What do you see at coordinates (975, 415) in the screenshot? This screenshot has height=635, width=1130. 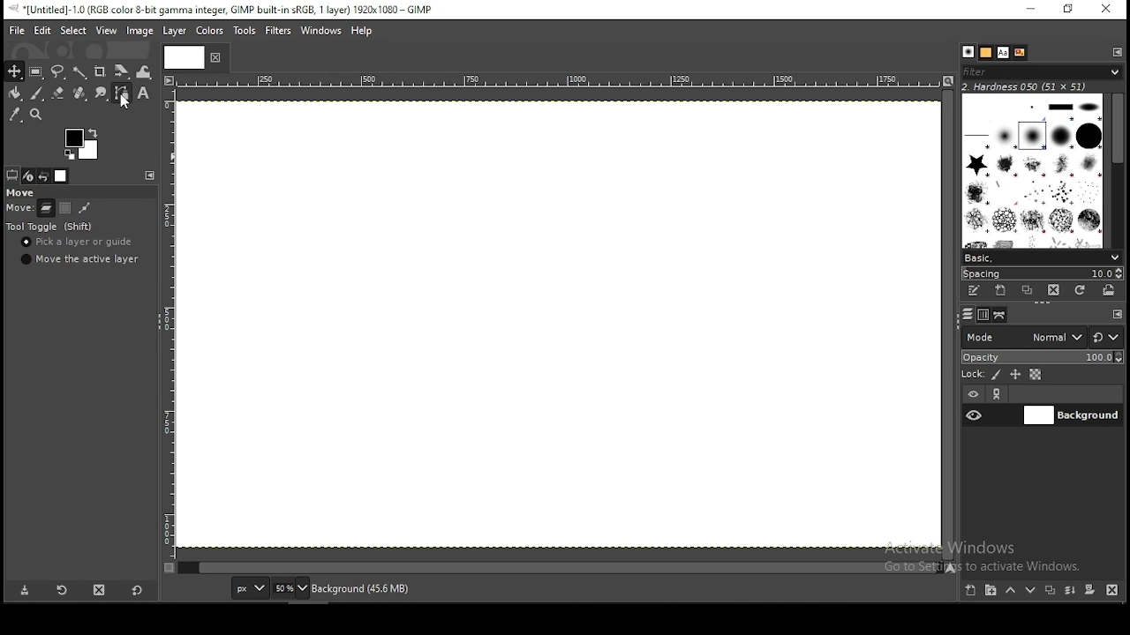 I see `layer visibility on/off` at bounding box center [975, 415].